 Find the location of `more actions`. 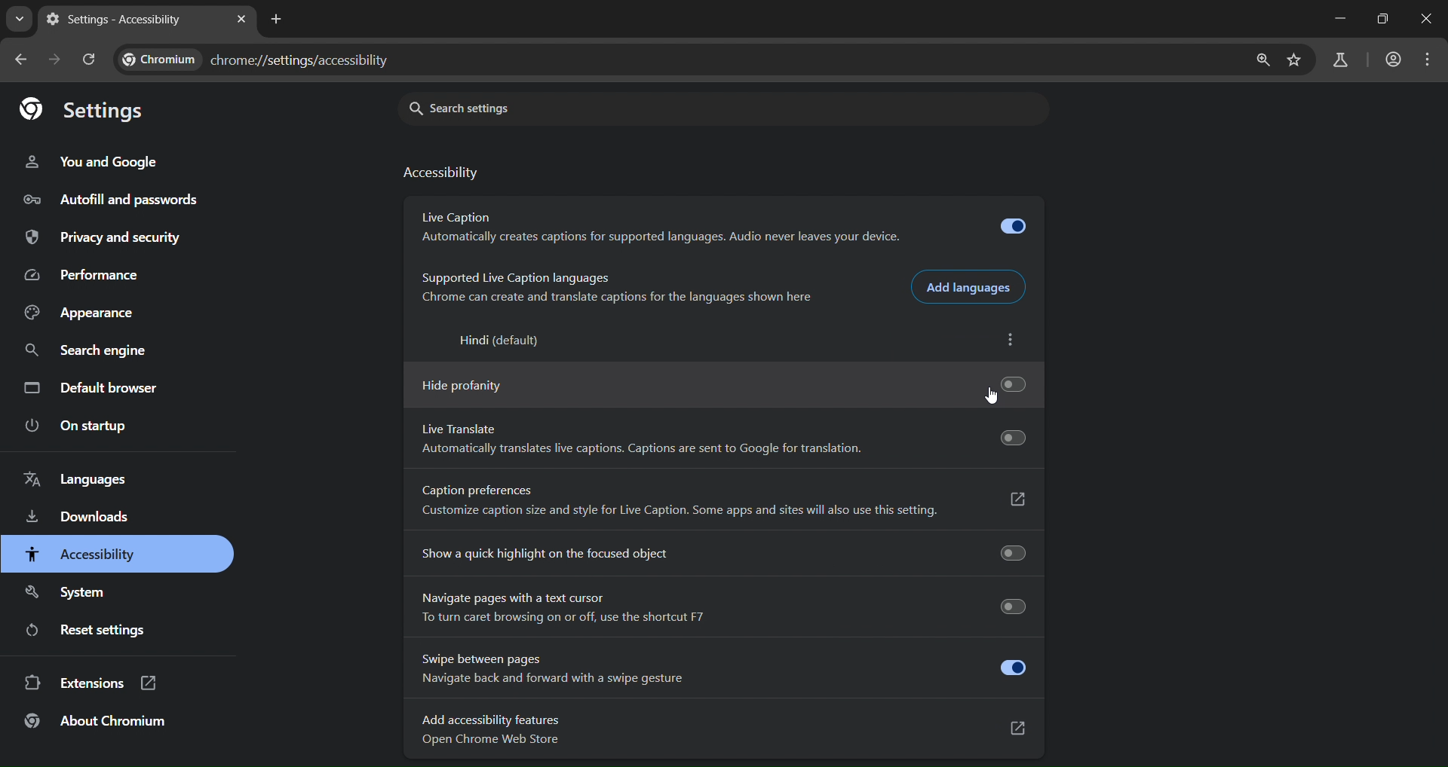

more actions is located at coordinates (1008, 340).